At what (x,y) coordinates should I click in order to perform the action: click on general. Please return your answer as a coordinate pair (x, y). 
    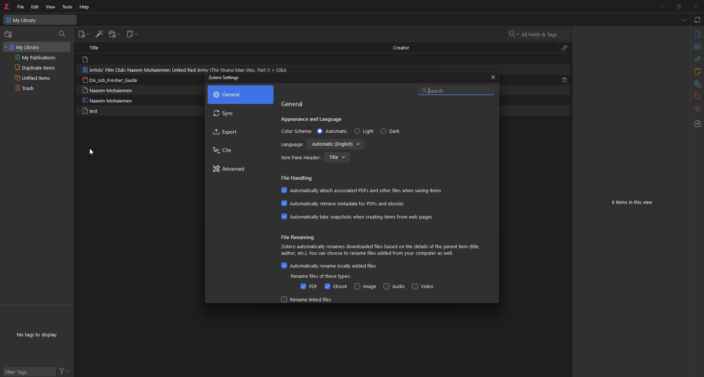
    Looking at the image, I should click on (296, 104).